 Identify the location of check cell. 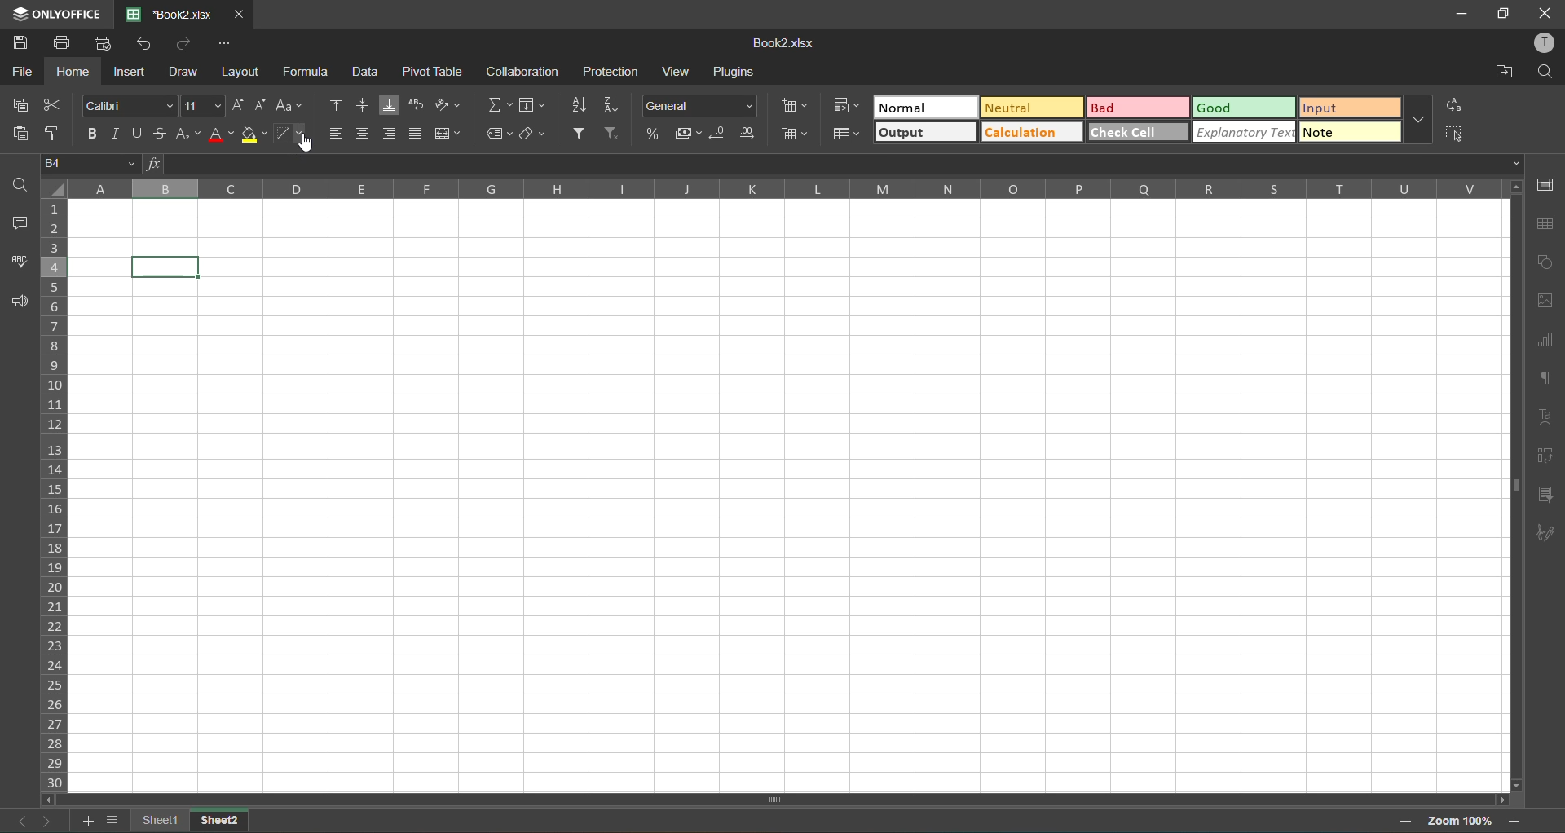
(1140, 132).